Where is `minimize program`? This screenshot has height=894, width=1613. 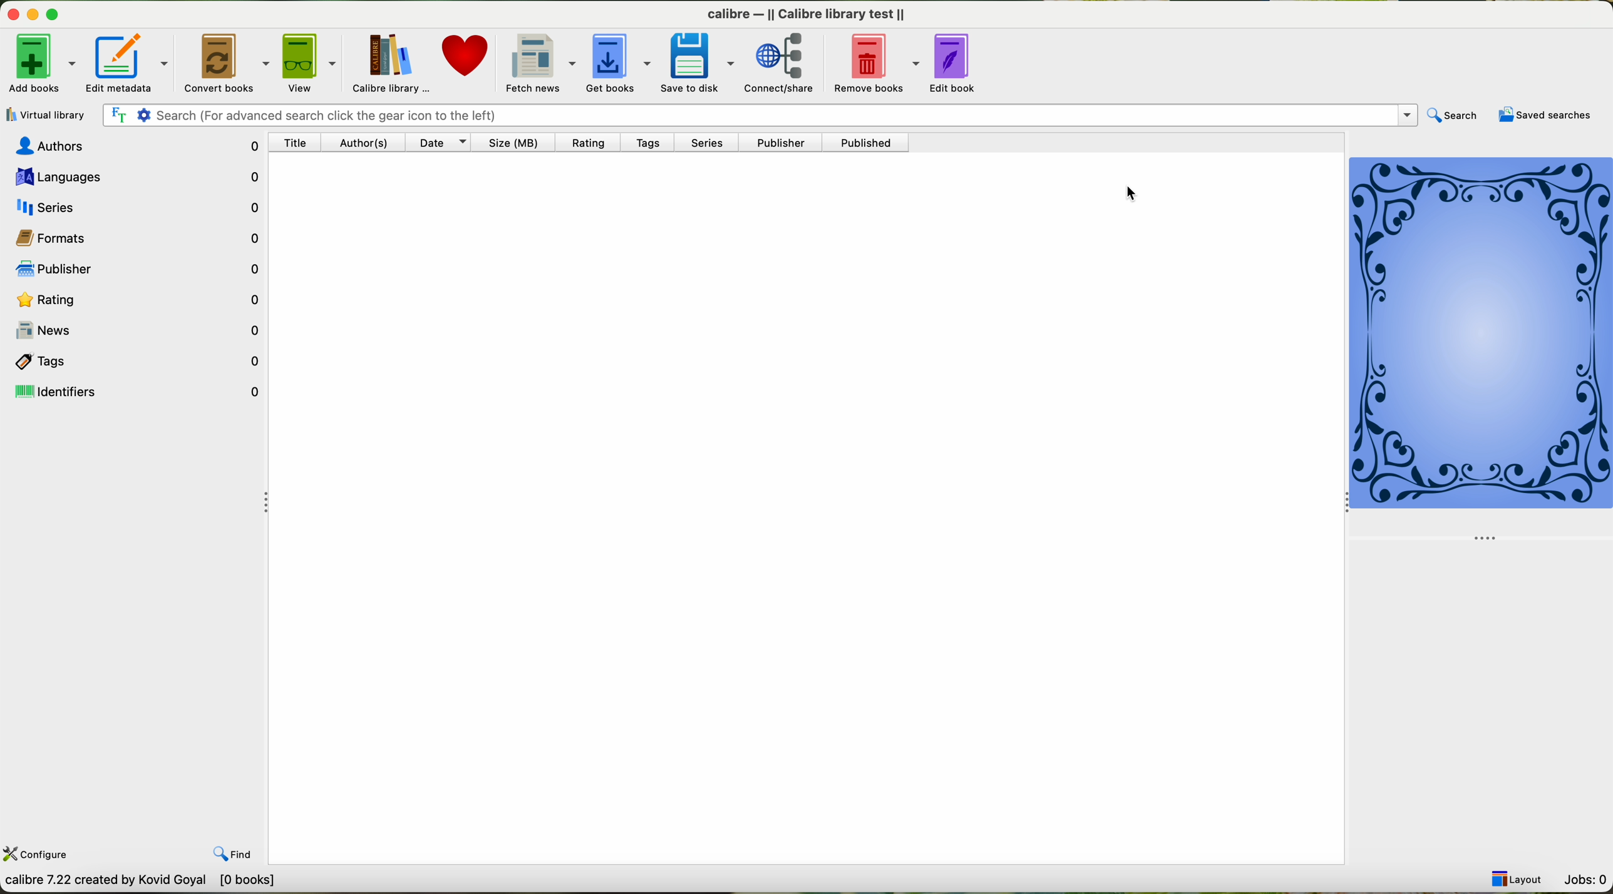 minimize program is located at coordinates (35, 16).